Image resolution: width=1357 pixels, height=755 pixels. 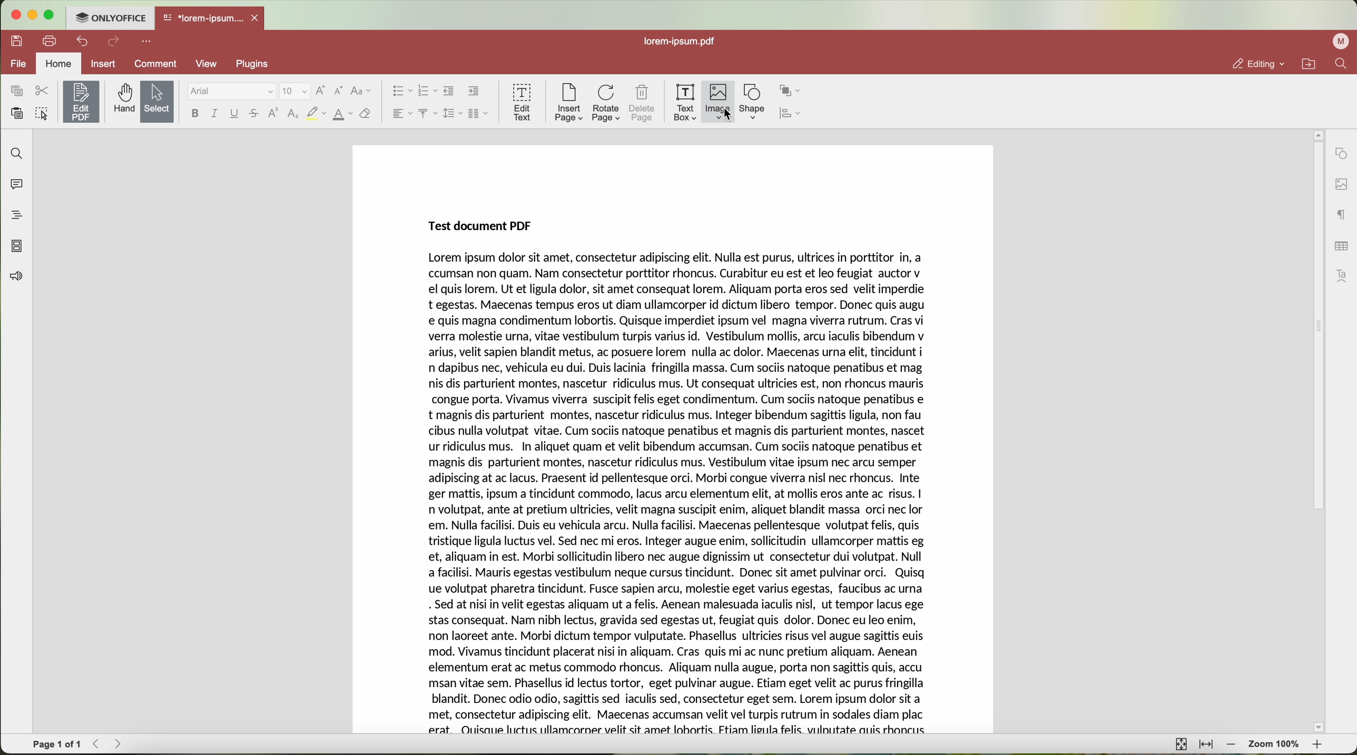 I want to click on image settings, so click(x=1341, y=185).